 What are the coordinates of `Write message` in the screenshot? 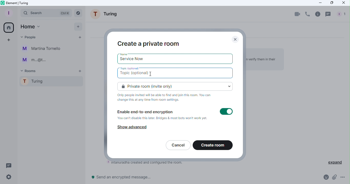 It's located at (203, 178).